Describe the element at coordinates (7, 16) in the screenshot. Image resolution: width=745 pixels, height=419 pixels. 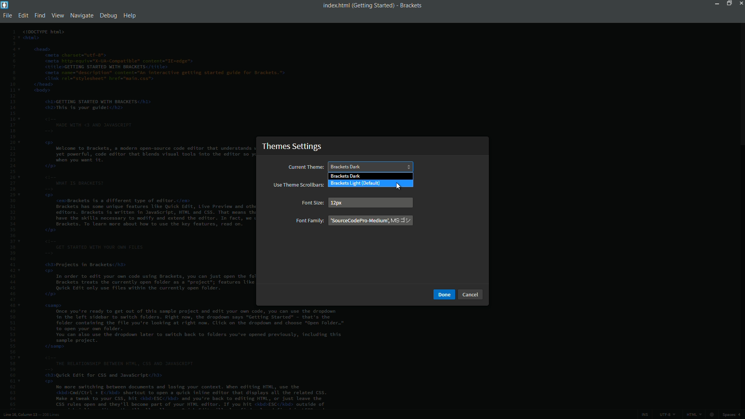
I see `file menu` at that location.